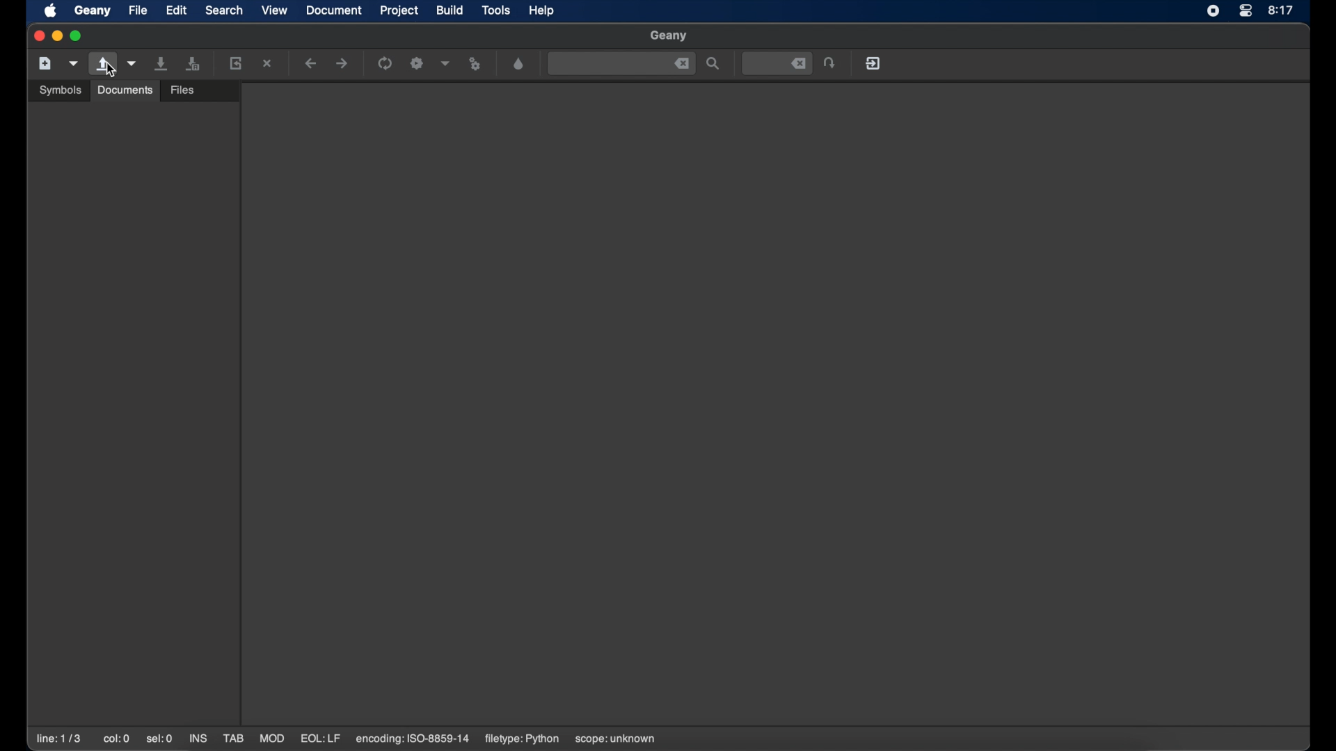 This screenshot has width=1336, height=751. I want to click on sel:0, so click(159, 740).